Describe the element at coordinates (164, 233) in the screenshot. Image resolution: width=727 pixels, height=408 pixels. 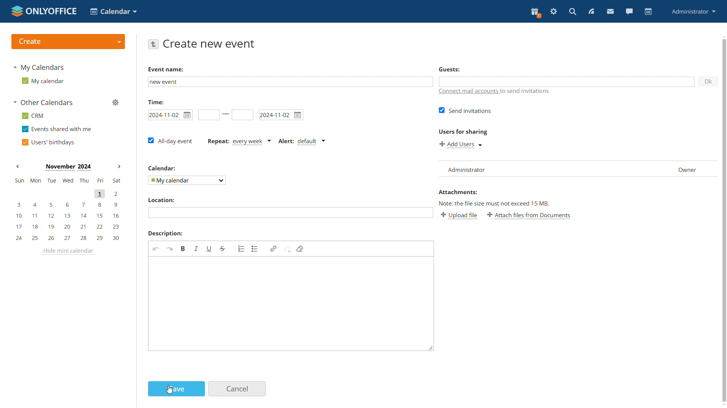
I see `Description` at that location.